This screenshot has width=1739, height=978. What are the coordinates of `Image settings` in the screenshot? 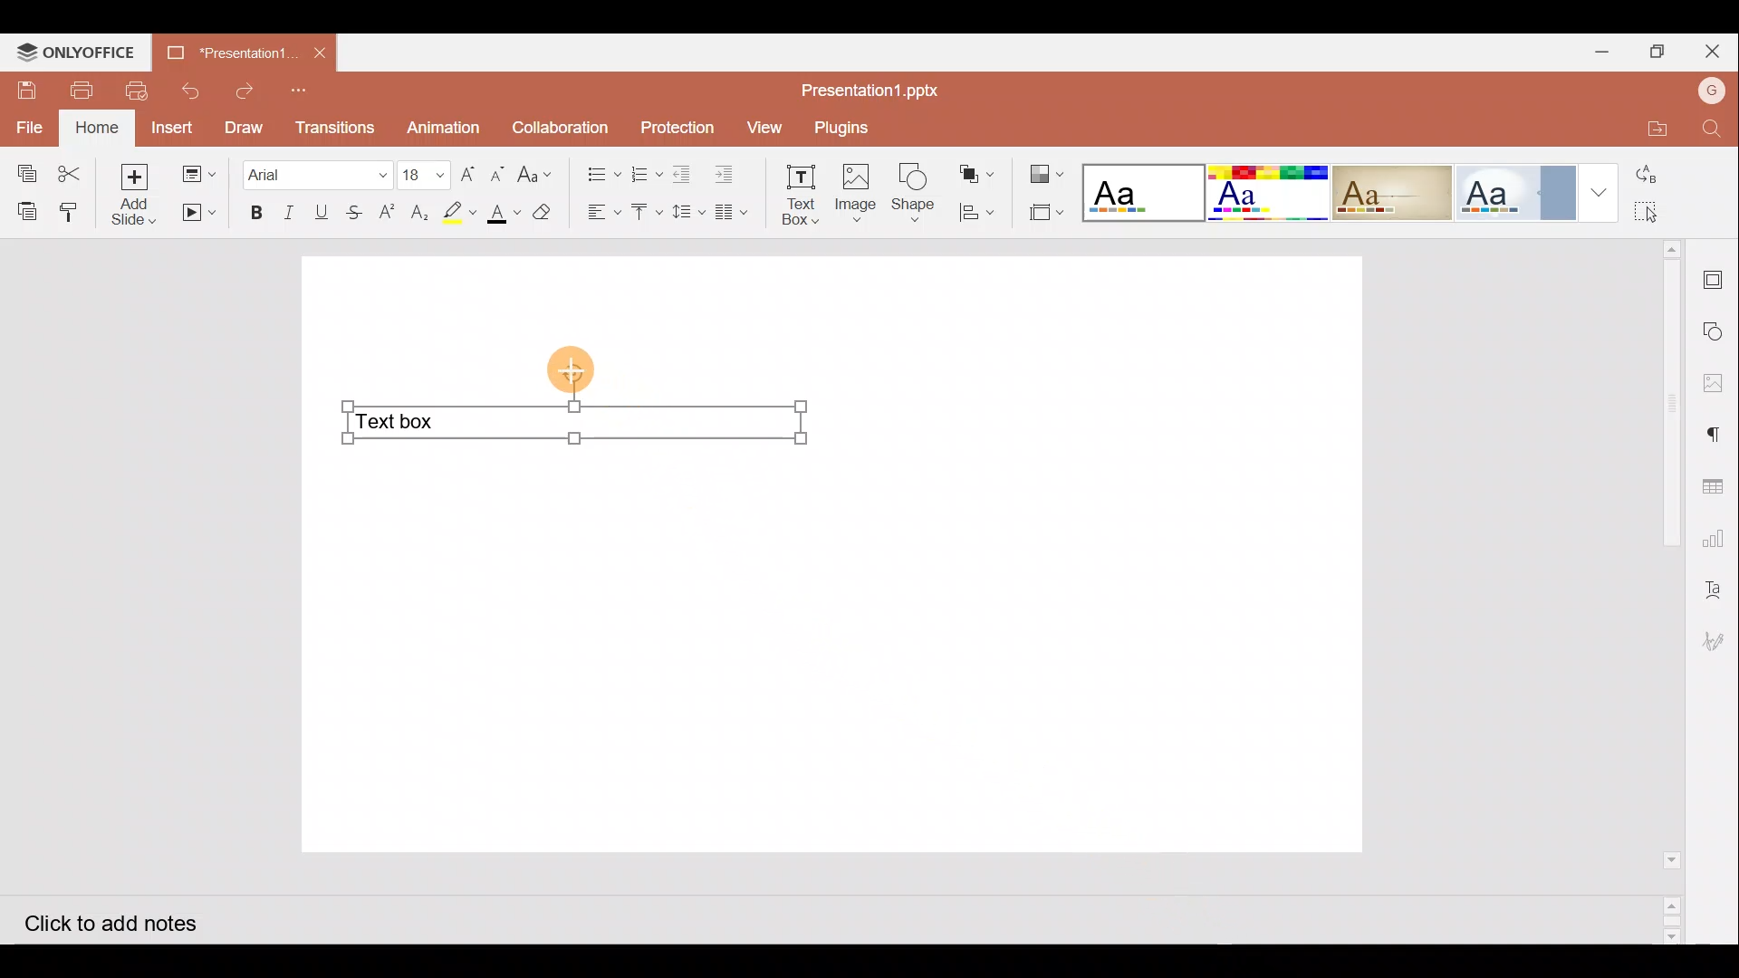 It's located at (1718, 383).